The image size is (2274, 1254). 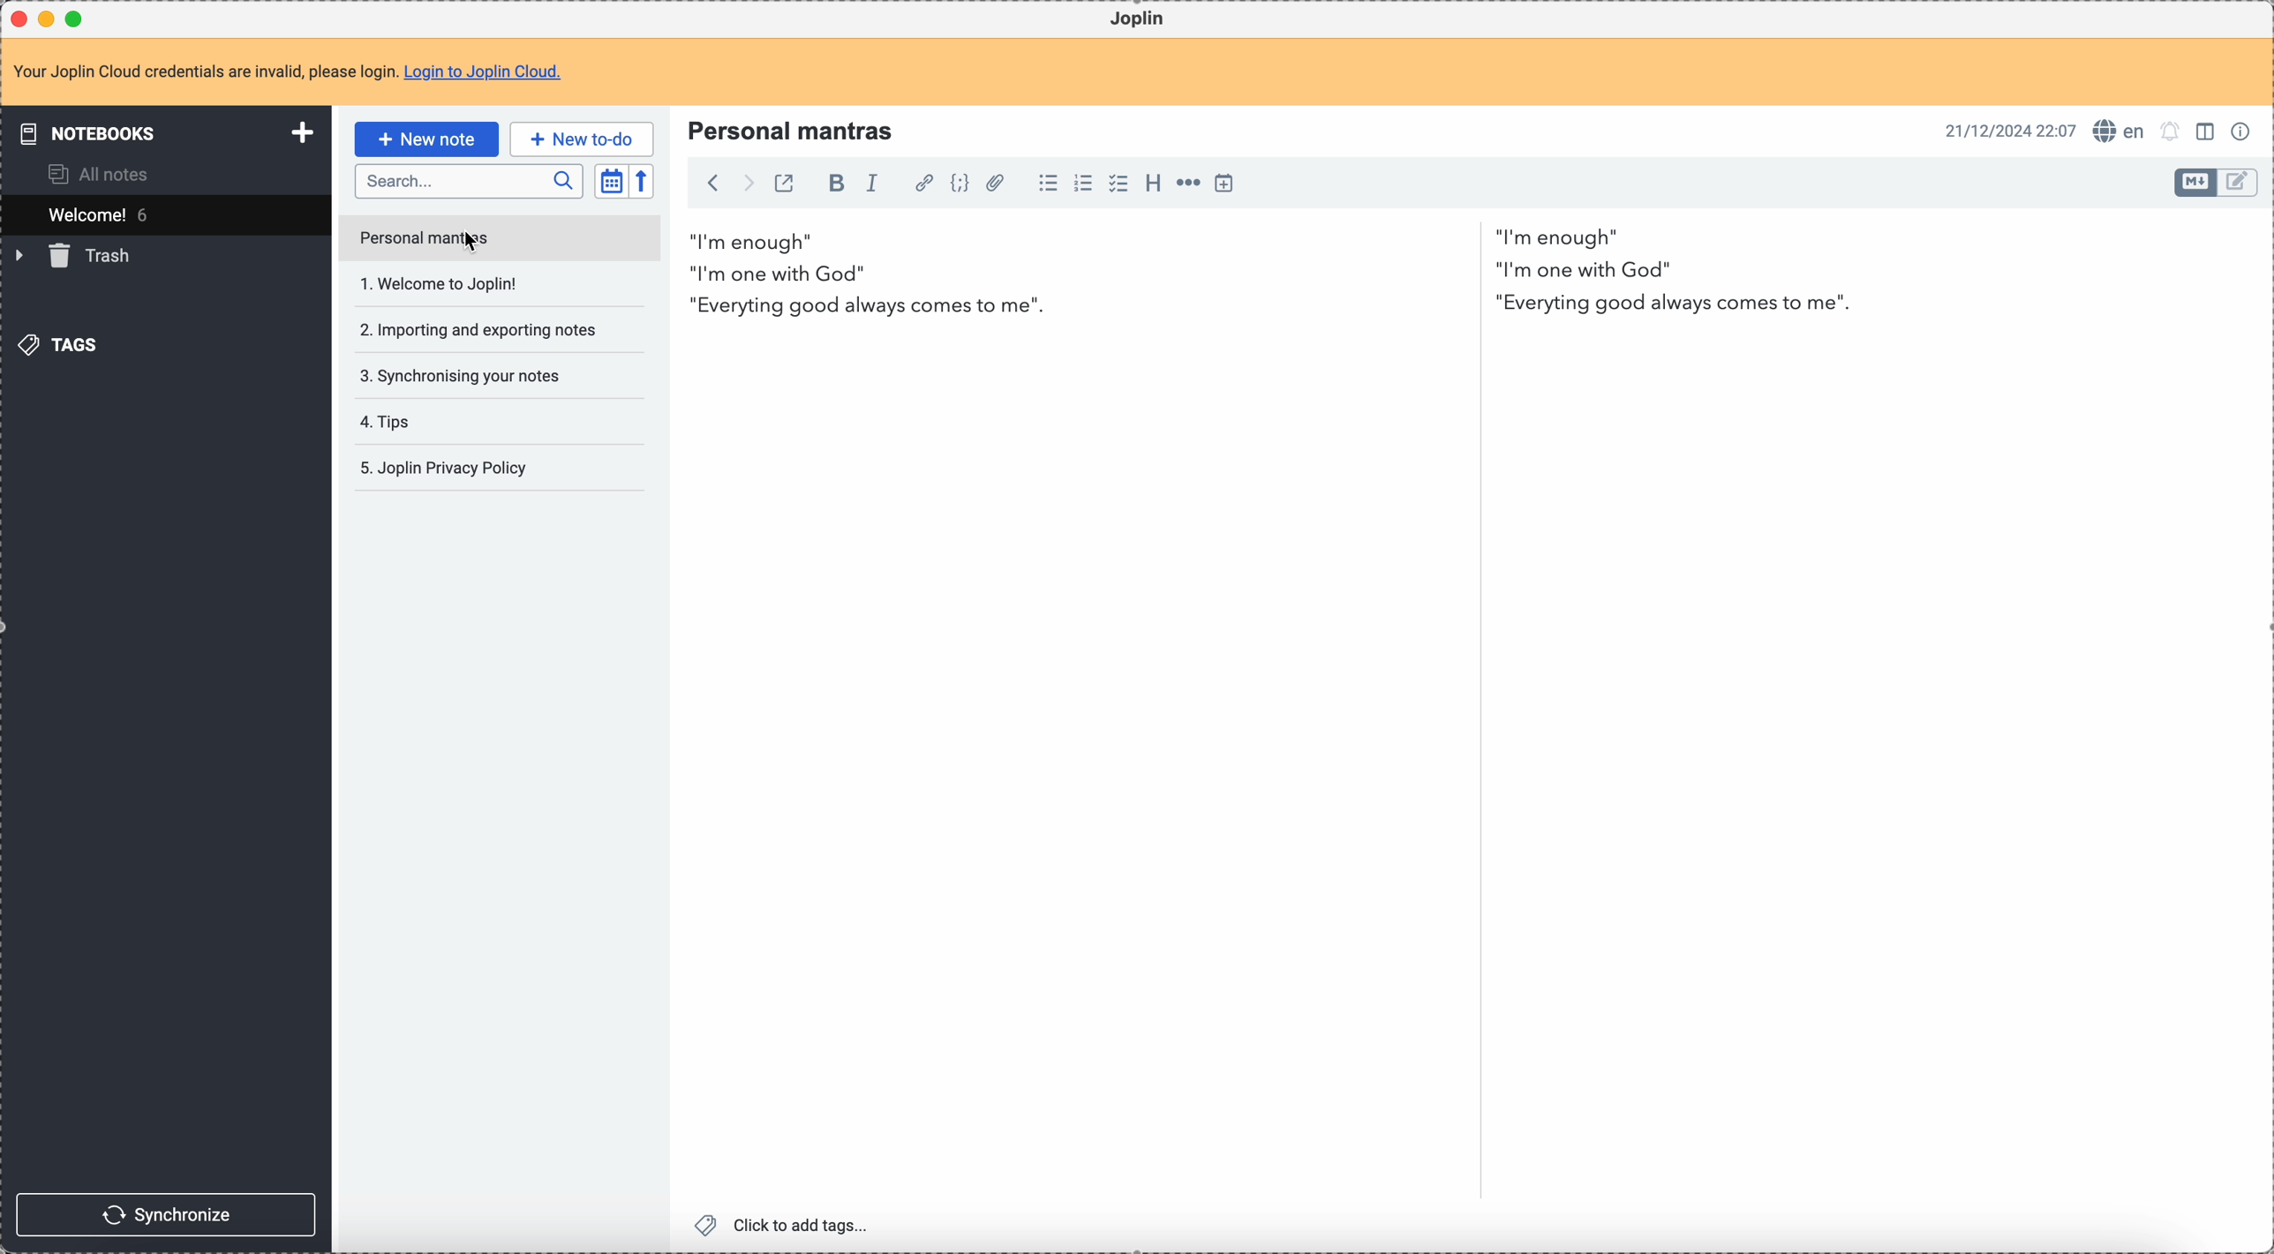 What do you see at coordinates (49, 19) in the screenshot?
I see `minimize program` at bounding box center [49, 19].